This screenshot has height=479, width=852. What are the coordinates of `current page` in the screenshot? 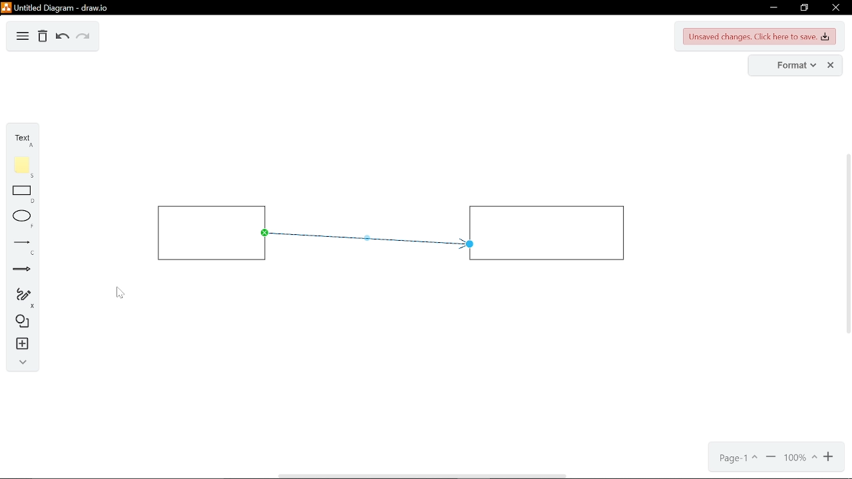 It's located at (736, 460).